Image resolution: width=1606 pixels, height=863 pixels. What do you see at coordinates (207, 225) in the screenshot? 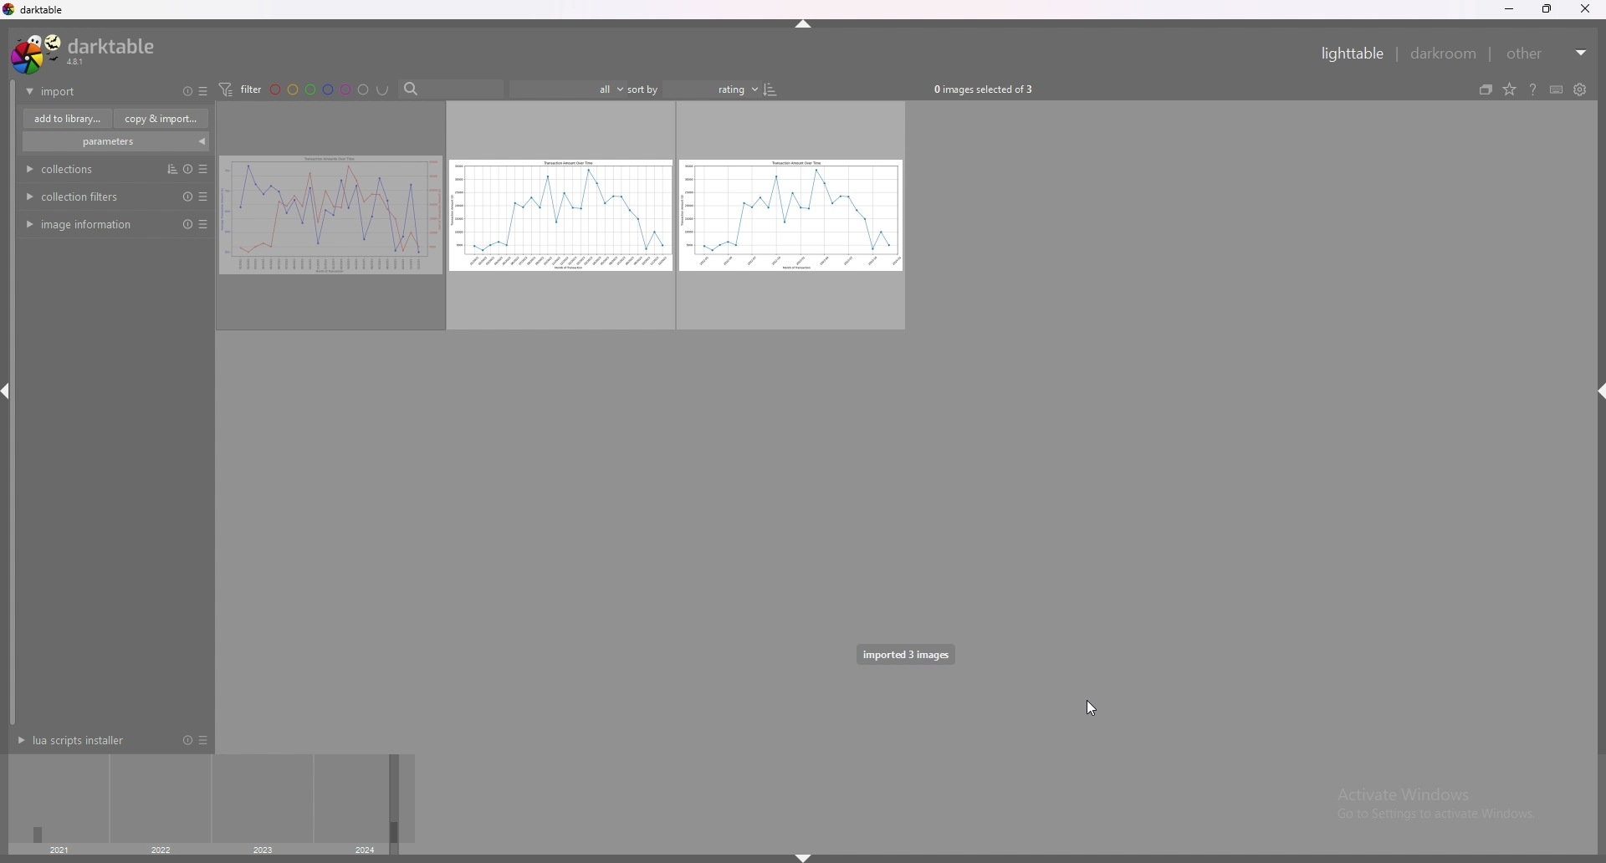
I see `presets` at bounding box center [207, 225].